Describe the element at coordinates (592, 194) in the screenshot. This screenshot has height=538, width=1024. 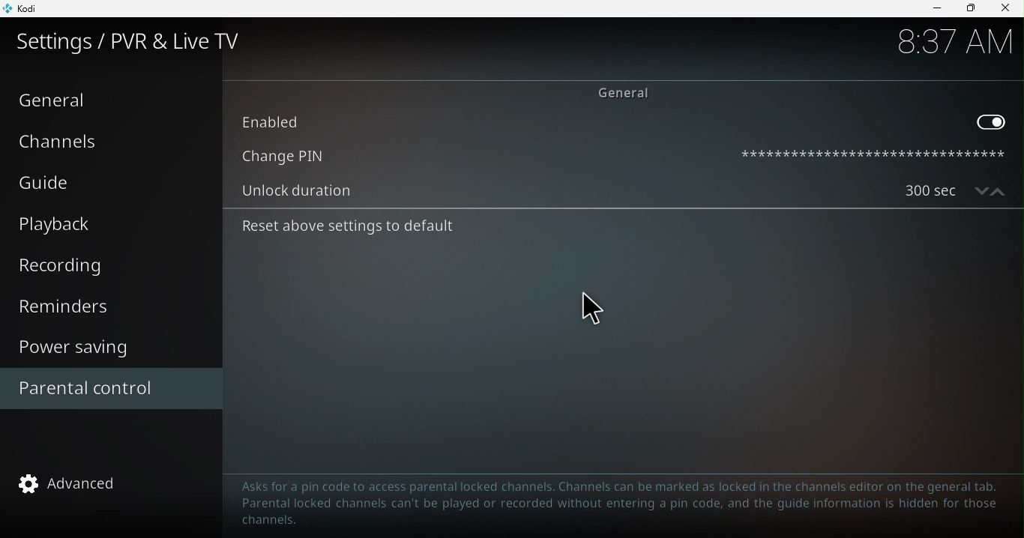
I see `Unlock duration` at that location.